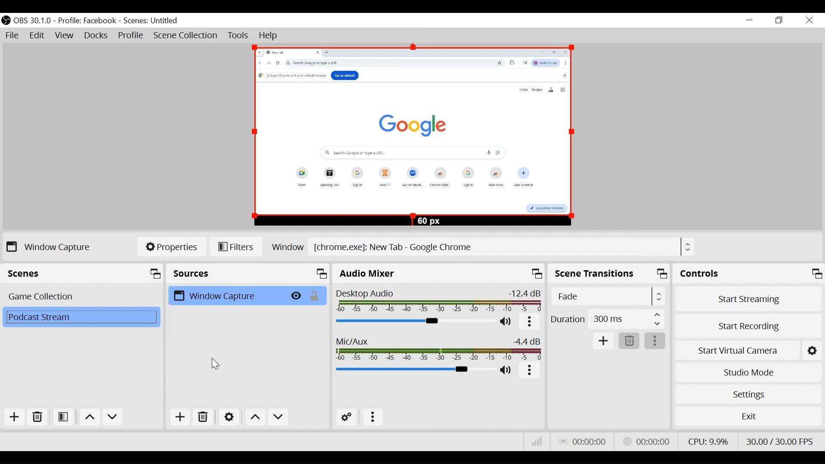 This screenshot has height=464, width=825. Describe the element at coordinates (780, 441) in the screenshot. I see `Frame Per Second` at that location.